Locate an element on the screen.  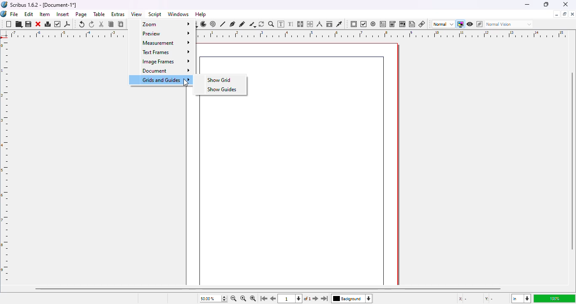
item is located at coordinates (45, 14).